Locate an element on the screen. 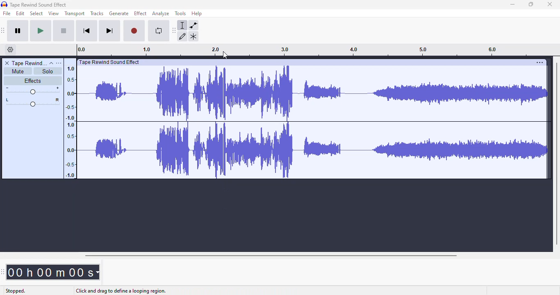  view is located at coordinates (54, 14).